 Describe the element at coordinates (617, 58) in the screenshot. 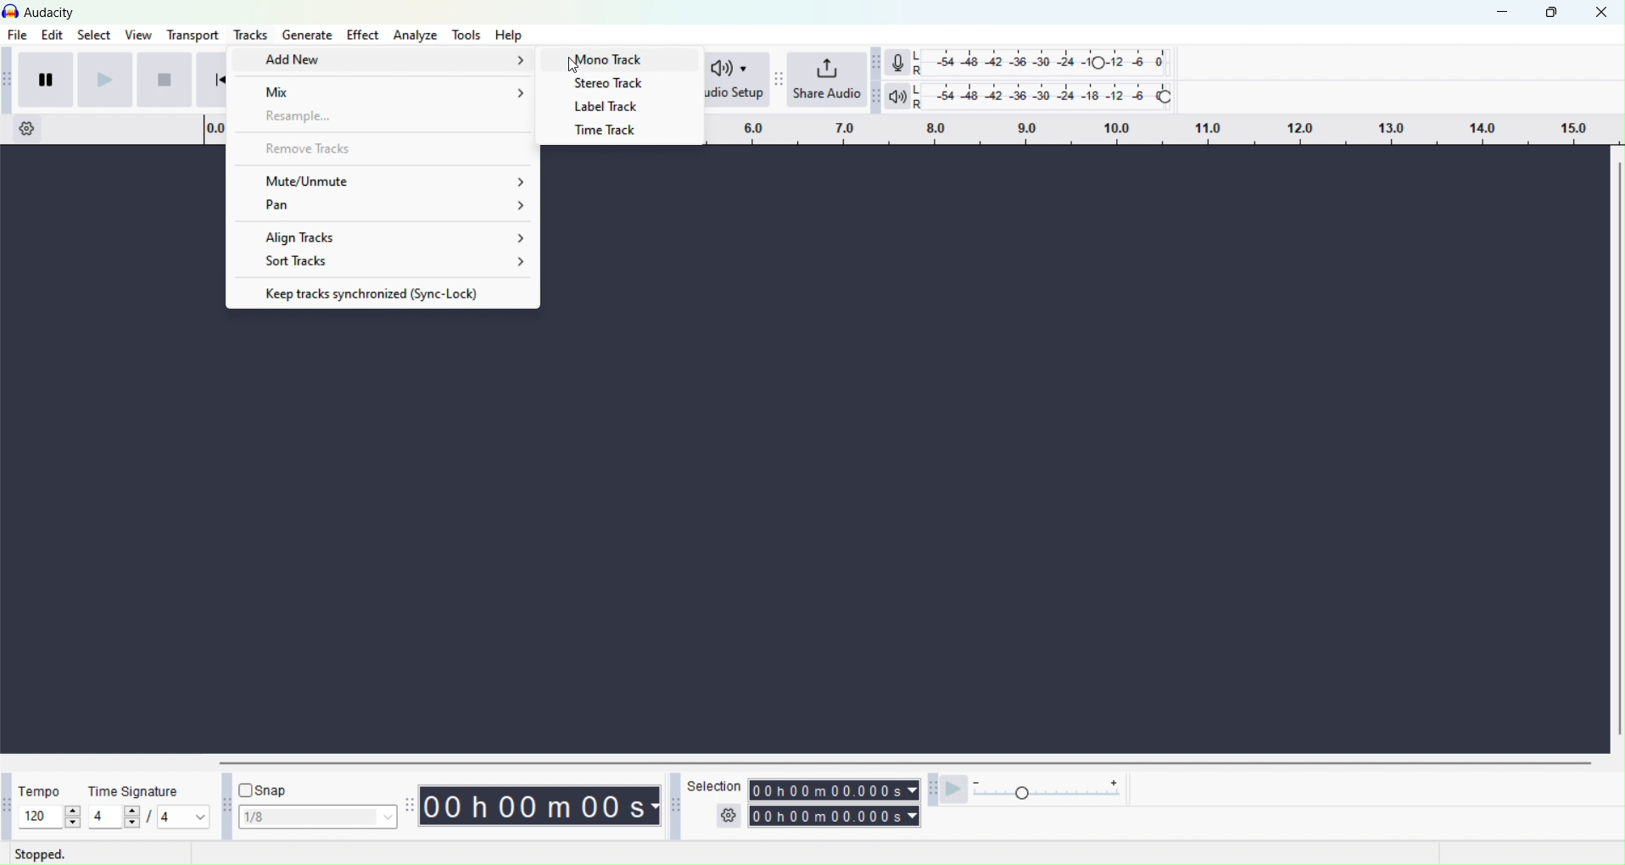

I see `Mono track` at that location.